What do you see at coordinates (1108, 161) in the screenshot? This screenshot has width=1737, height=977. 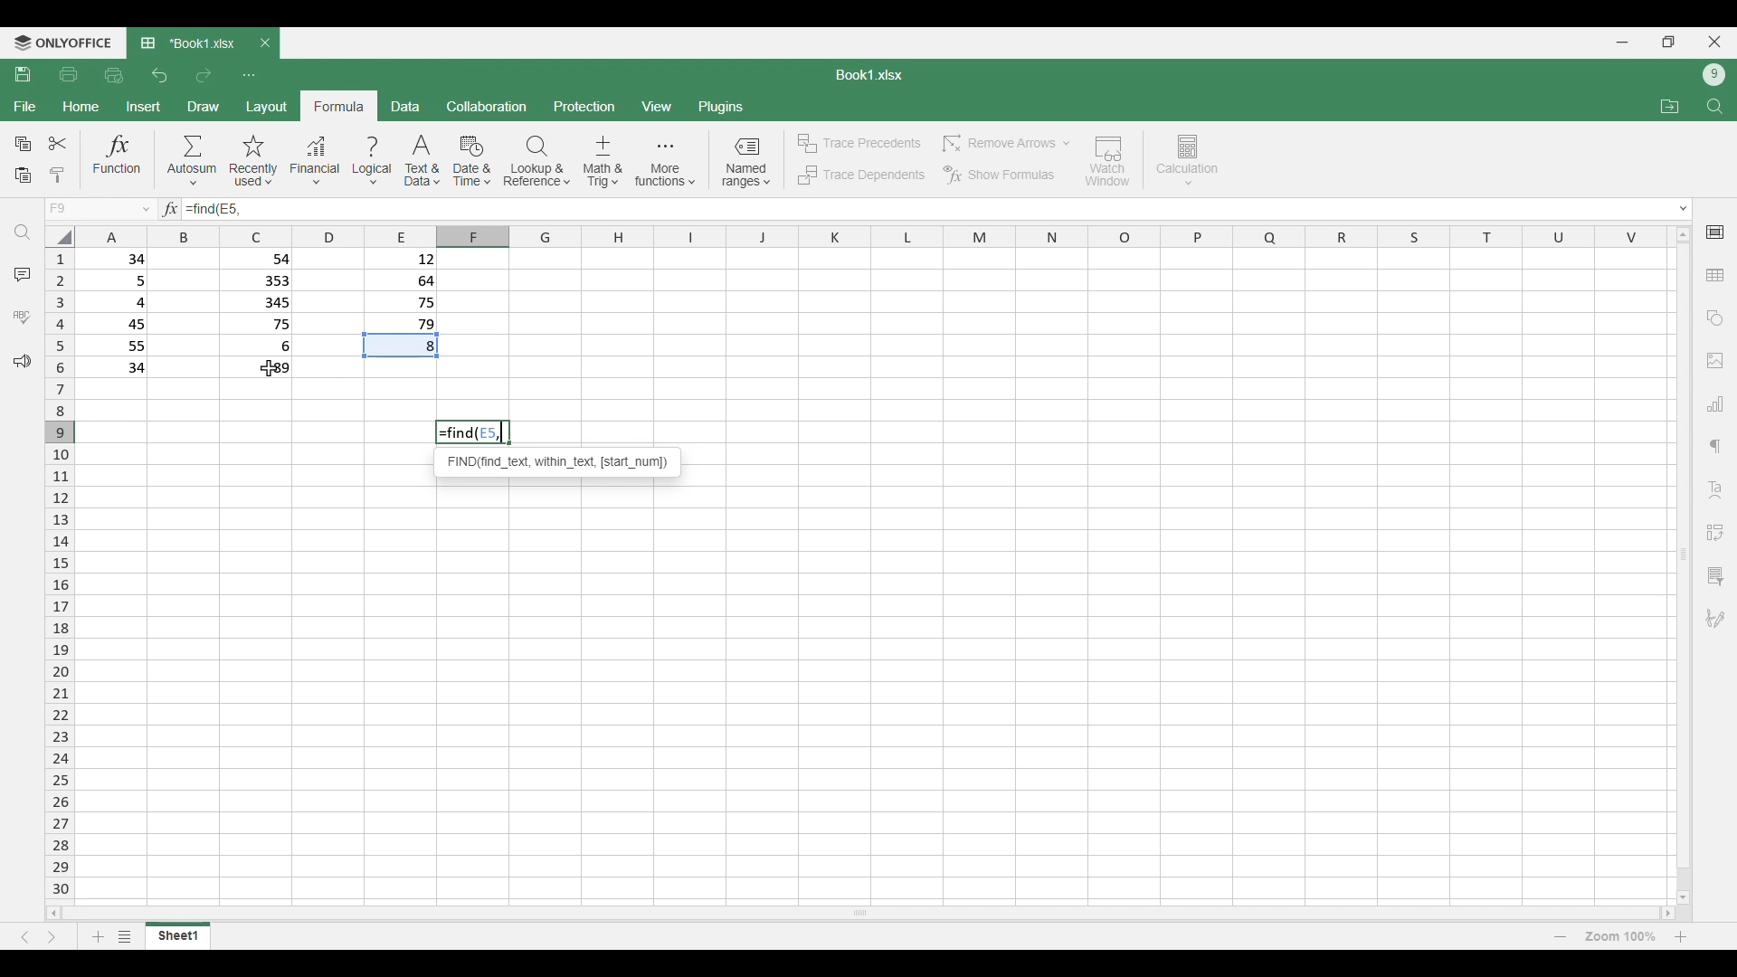 I see `Watch window` at bounding box center [1108, 161].